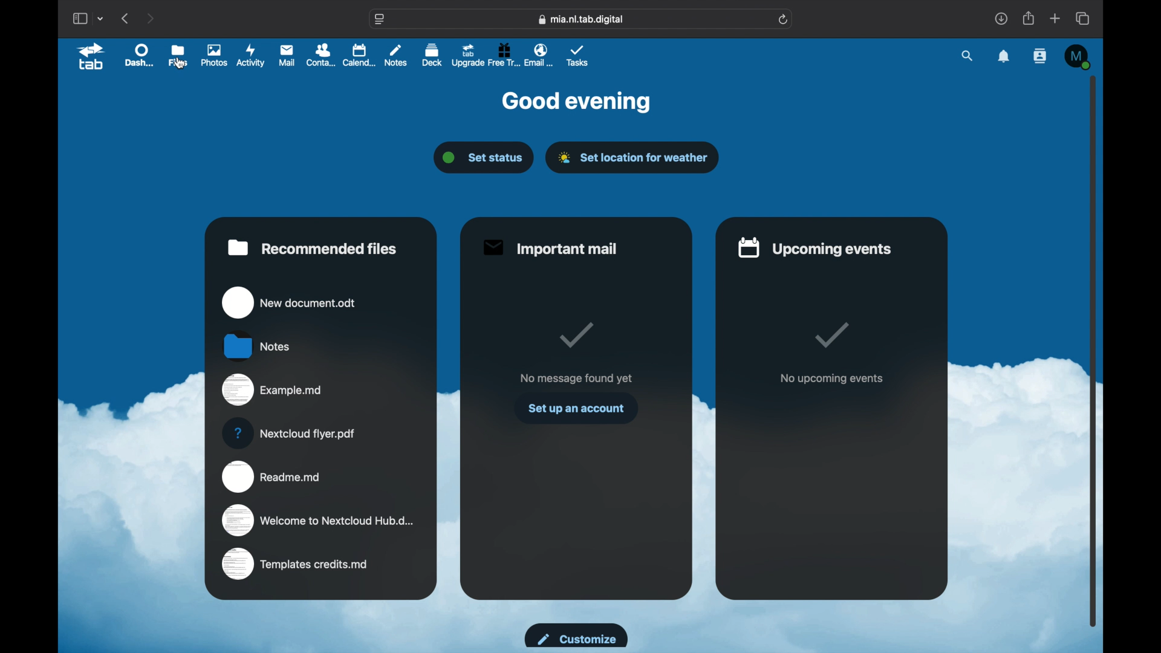  What do you see at coordinates (91, 57) in the screenshot?
I see `tab` at bounding box center [91, 57].